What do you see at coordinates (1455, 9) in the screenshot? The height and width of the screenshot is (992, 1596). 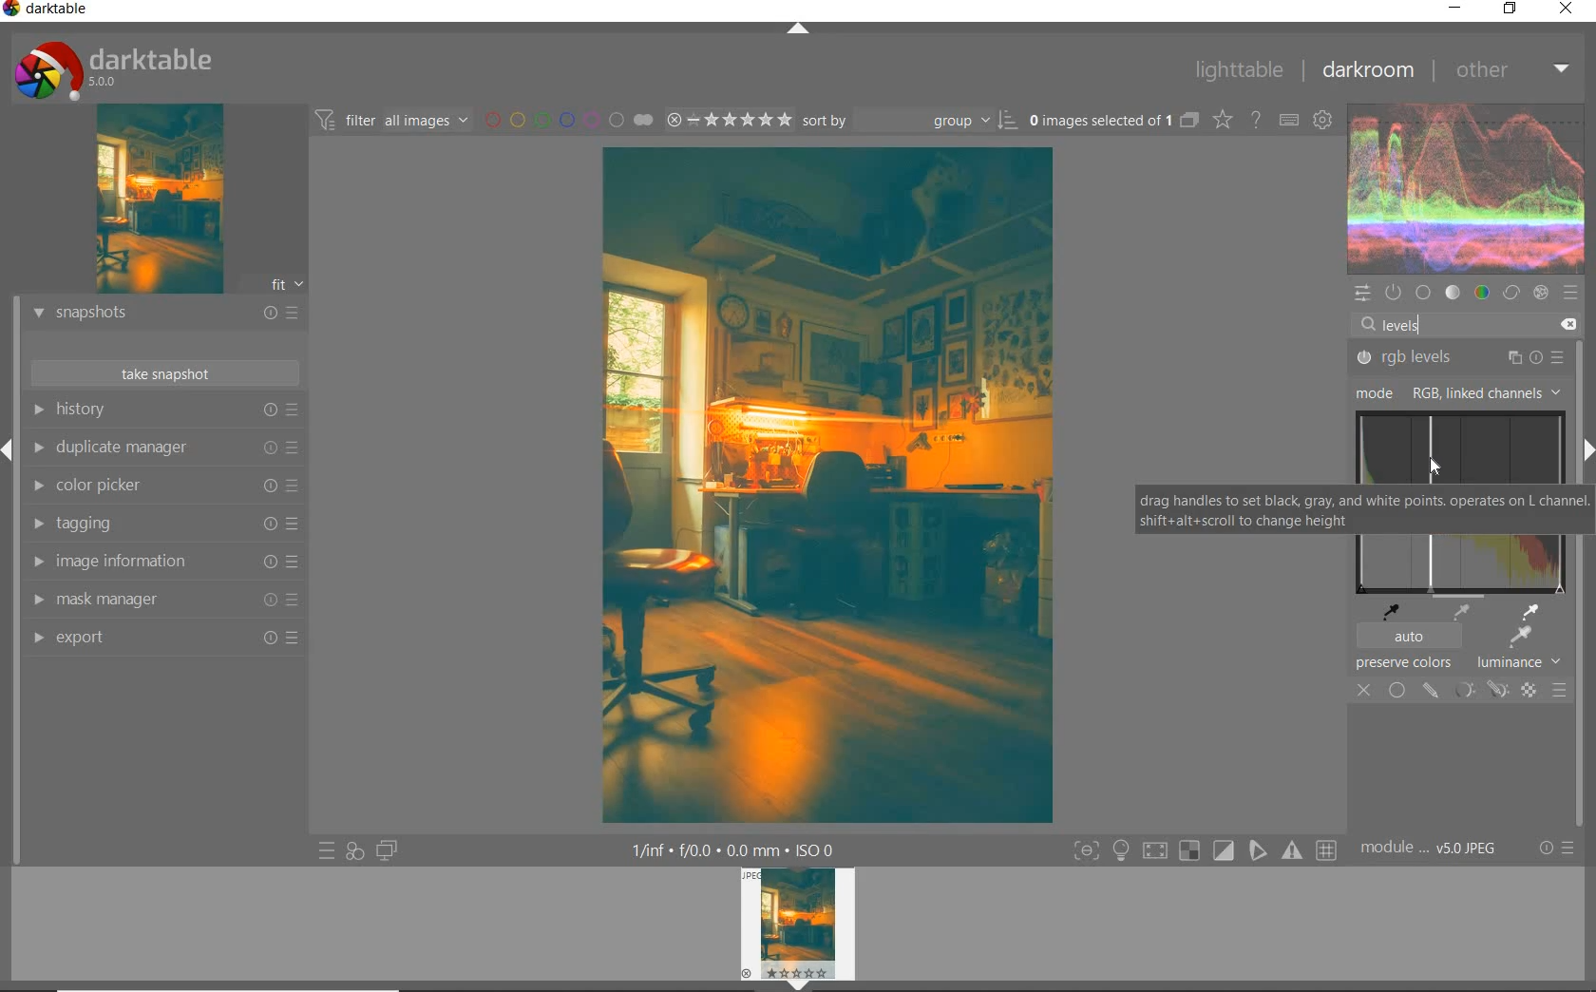 I see `minimize` at bounding box center [1455, 9].